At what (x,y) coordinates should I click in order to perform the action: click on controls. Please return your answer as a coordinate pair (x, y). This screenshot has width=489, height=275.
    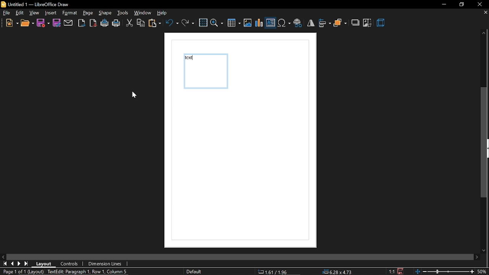
    Looking at the image, I should click on (70, 264).